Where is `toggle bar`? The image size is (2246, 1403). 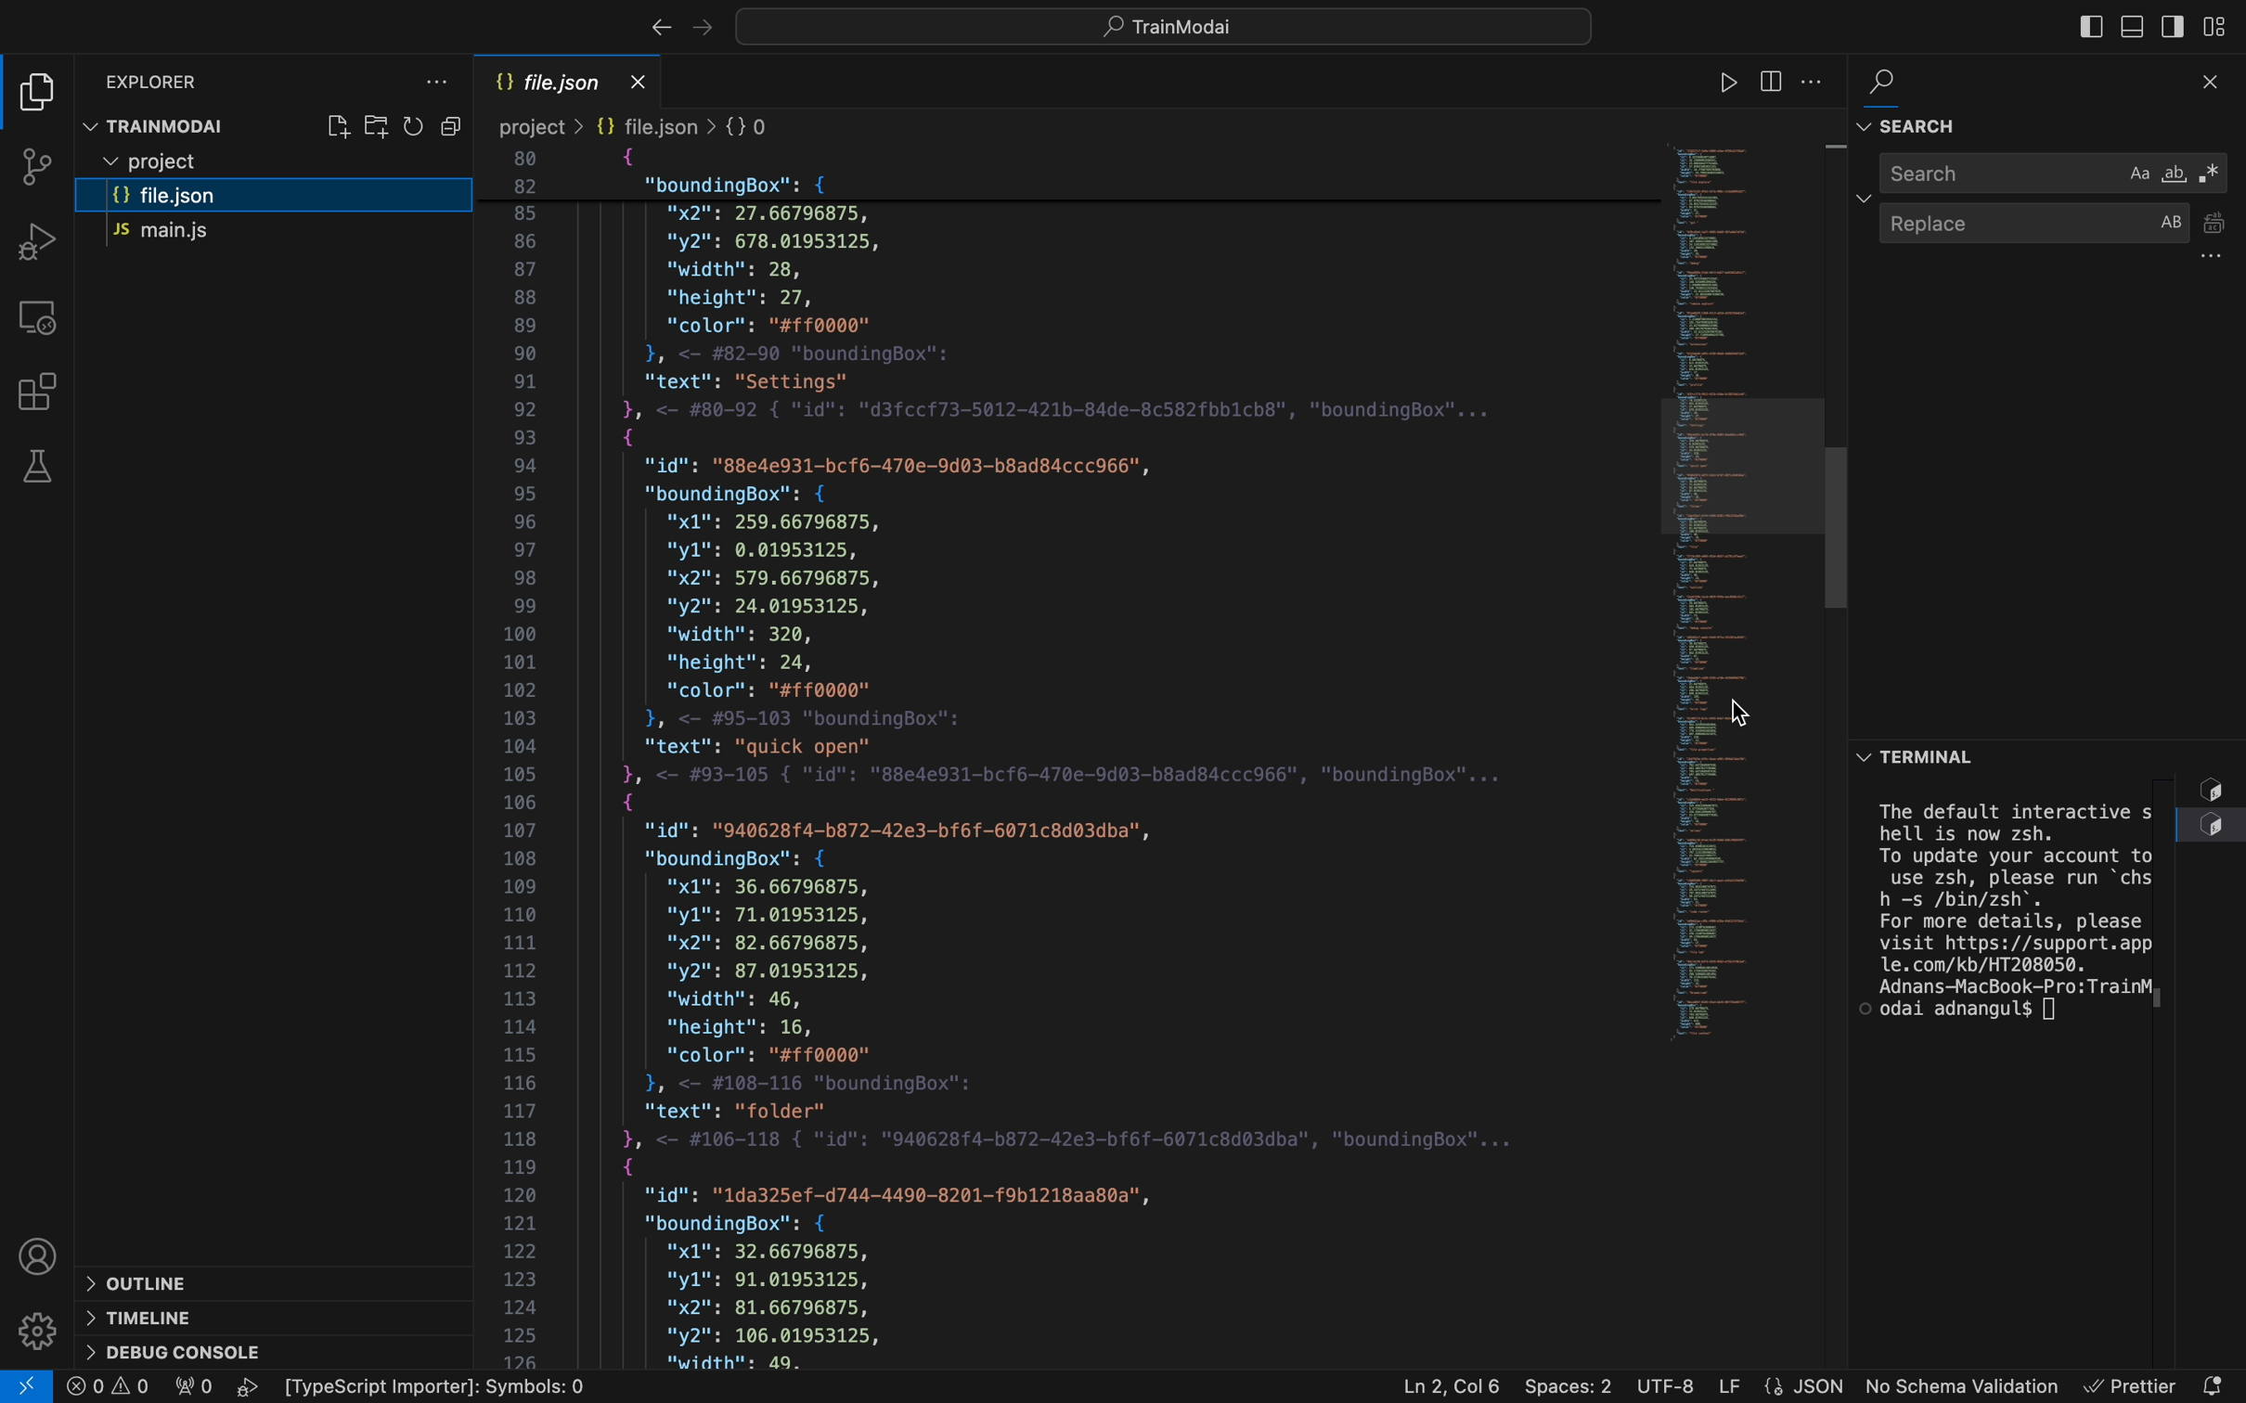
toggle bar is located at coordinates (2078, 27).